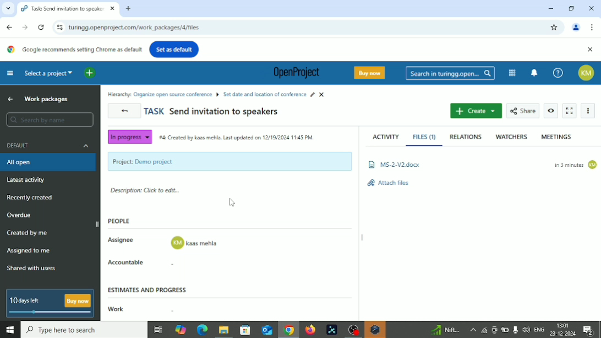 The height and width of the screenshot is (338, 601). What do you see at coordinates (123, 239) in the screenshot?
I see `Assignee` at bounding box center [123, 239].